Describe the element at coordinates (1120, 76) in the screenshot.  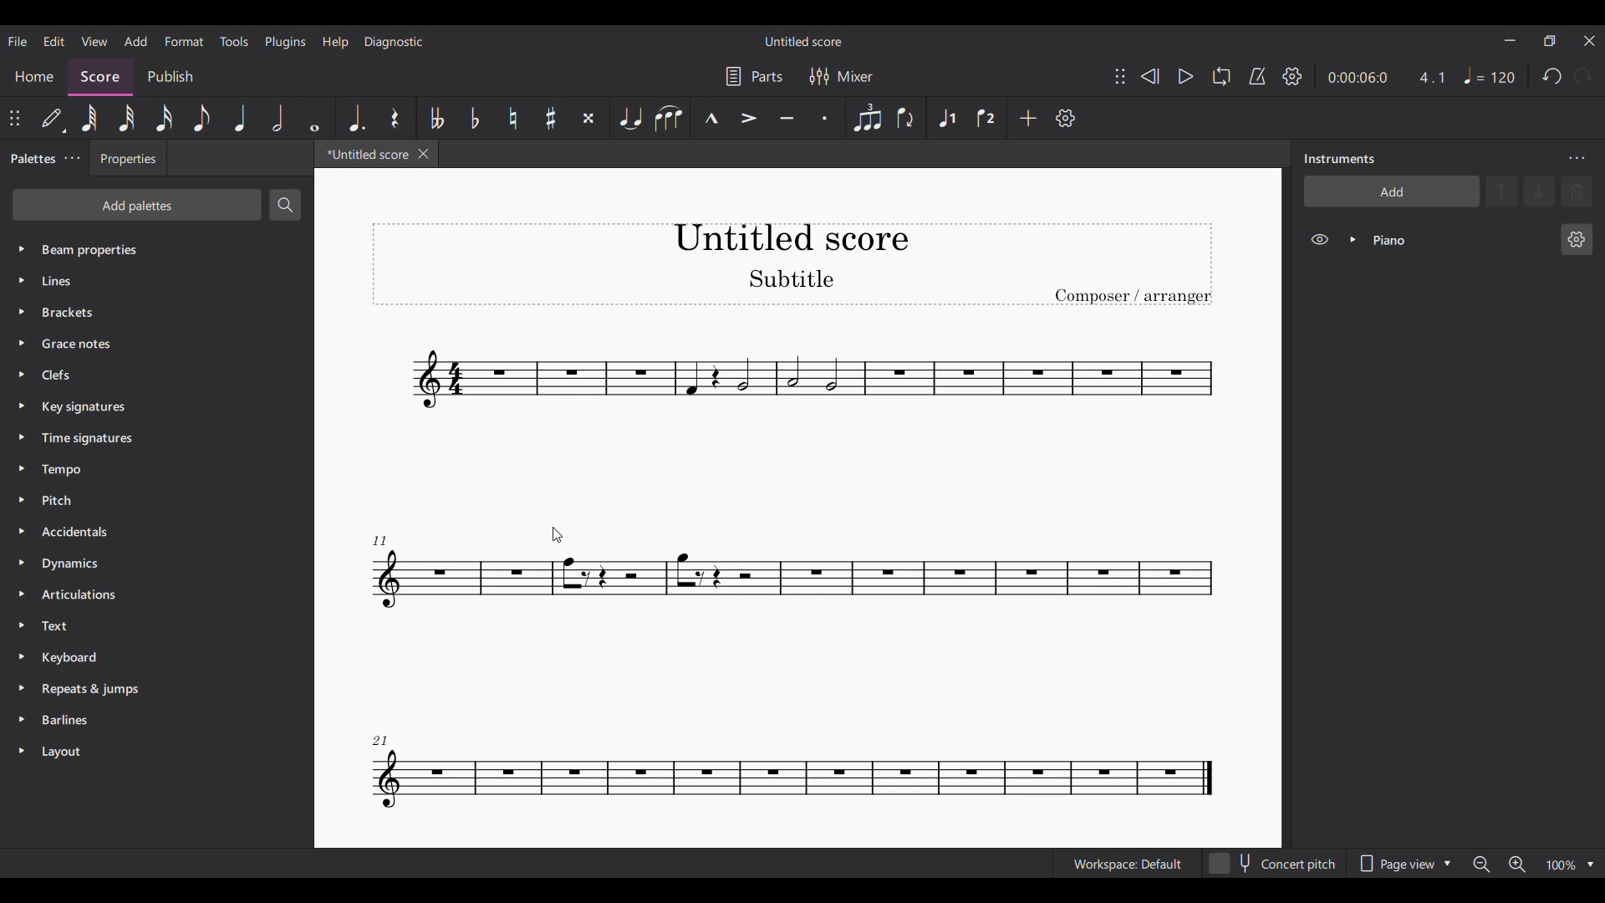
I see `Change position of toolbar` at that location.